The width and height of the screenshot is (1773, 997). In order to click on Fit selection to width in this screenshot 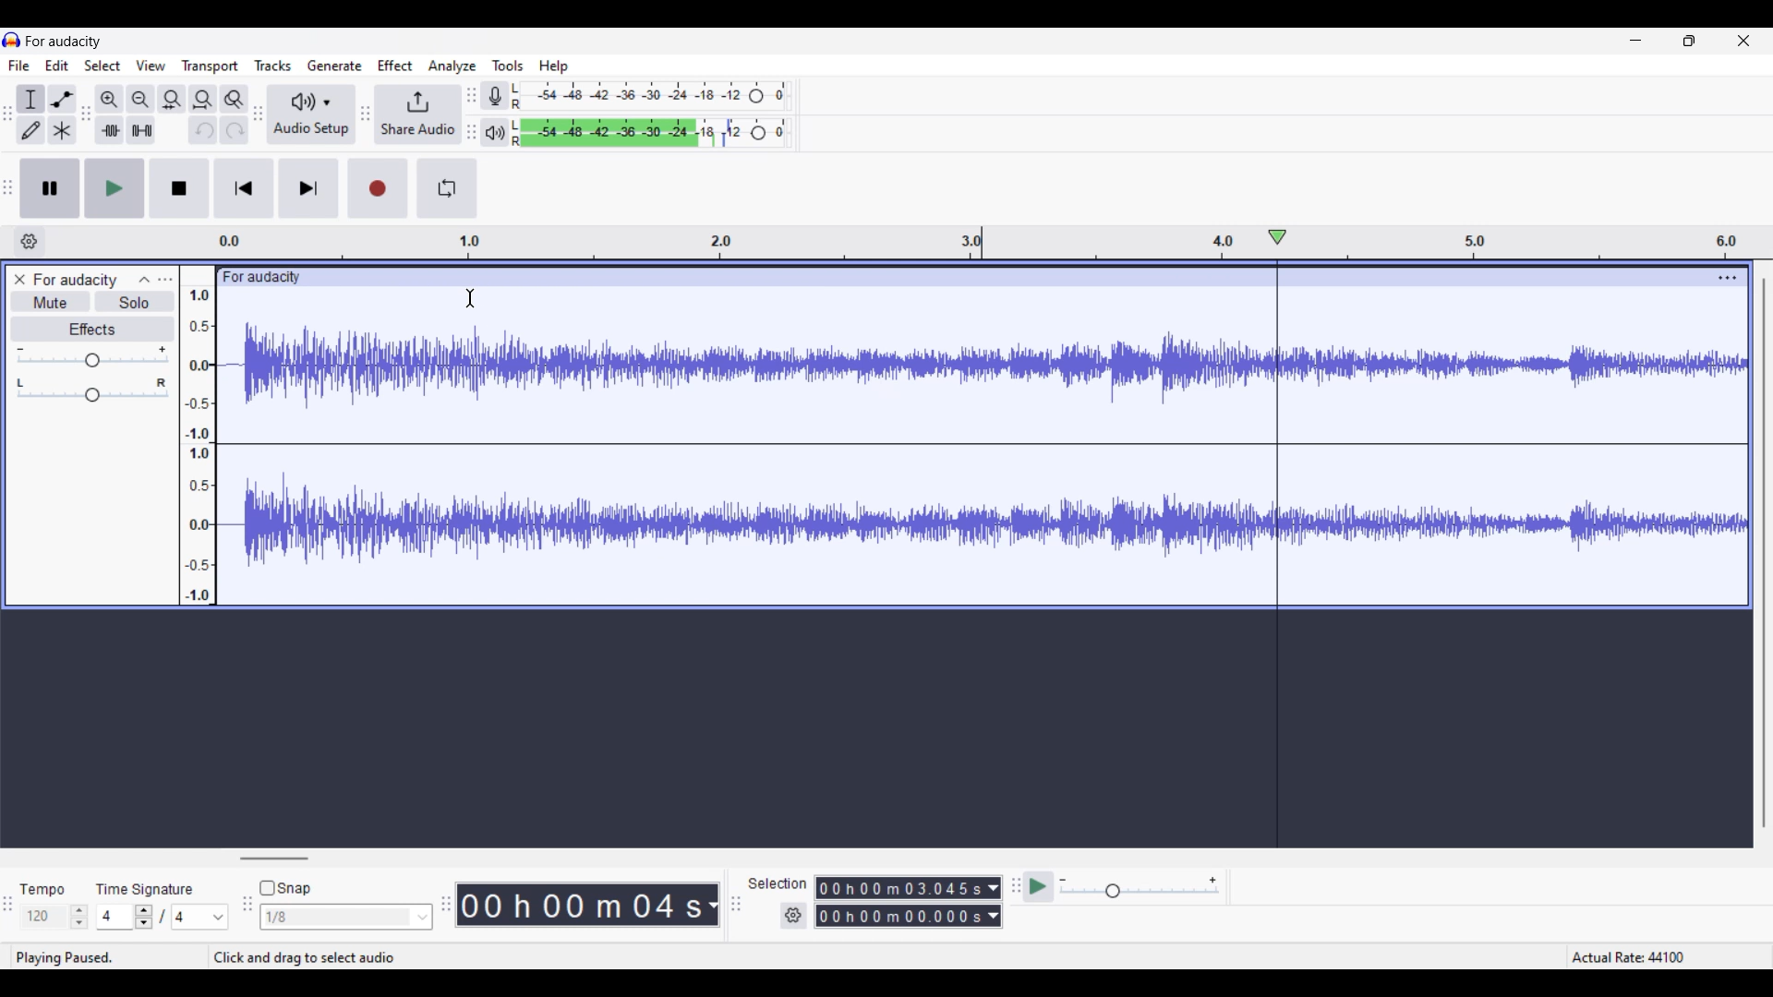, I will do `click(173, 100)`.